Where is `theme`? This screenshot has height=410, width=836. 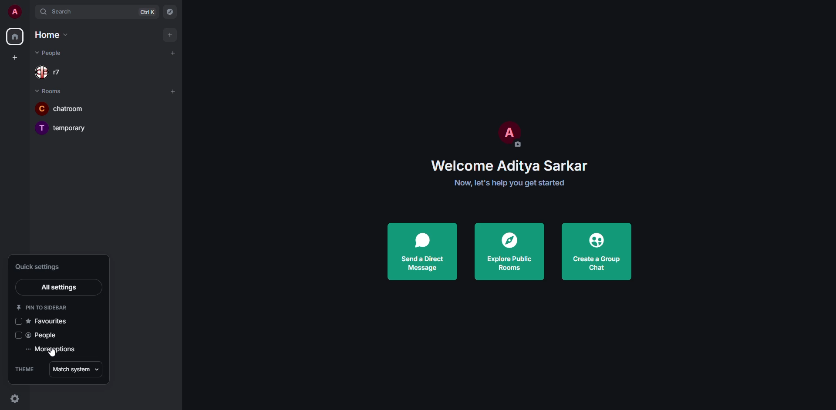 theme is located at coordinates (25, 370).